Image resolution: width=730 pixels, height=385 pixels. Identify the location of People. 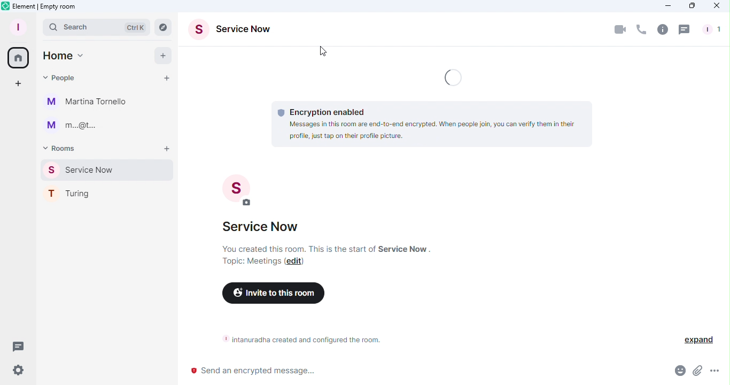
(61, 76).